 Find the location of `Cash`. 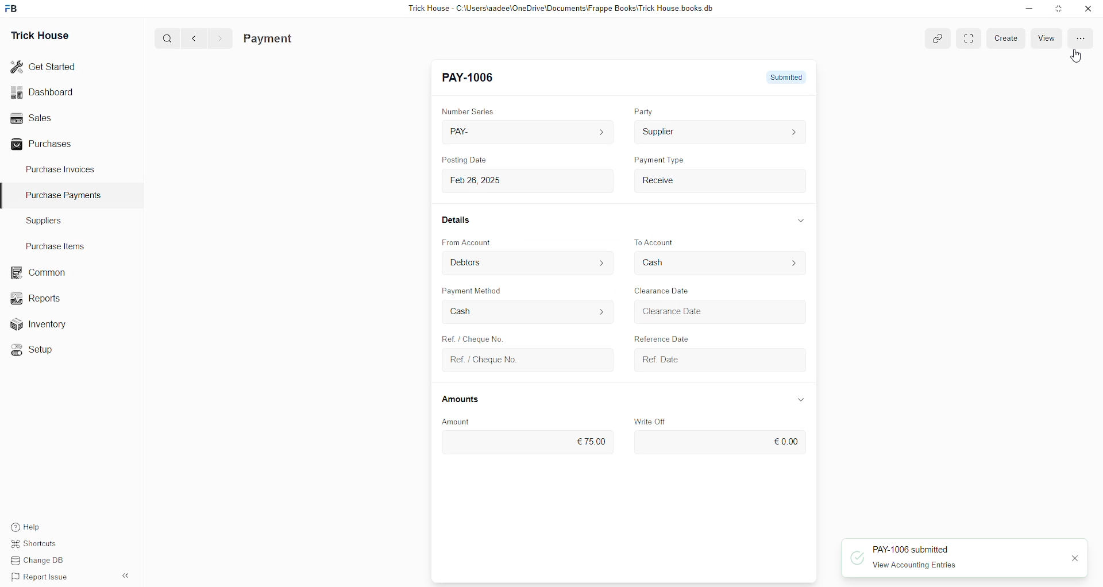

Cash is located at coordinates (714, 264).